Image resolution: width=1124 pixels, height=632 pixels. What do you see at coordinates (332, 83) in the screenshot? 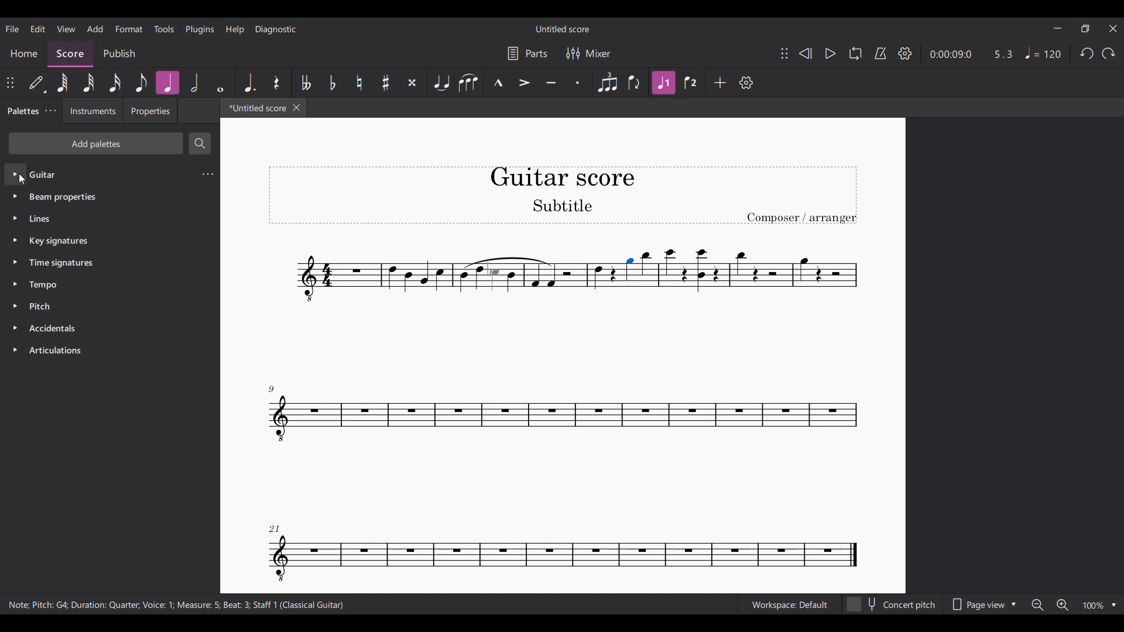
I see `Toggle flat` at bounding box center [332, 83].